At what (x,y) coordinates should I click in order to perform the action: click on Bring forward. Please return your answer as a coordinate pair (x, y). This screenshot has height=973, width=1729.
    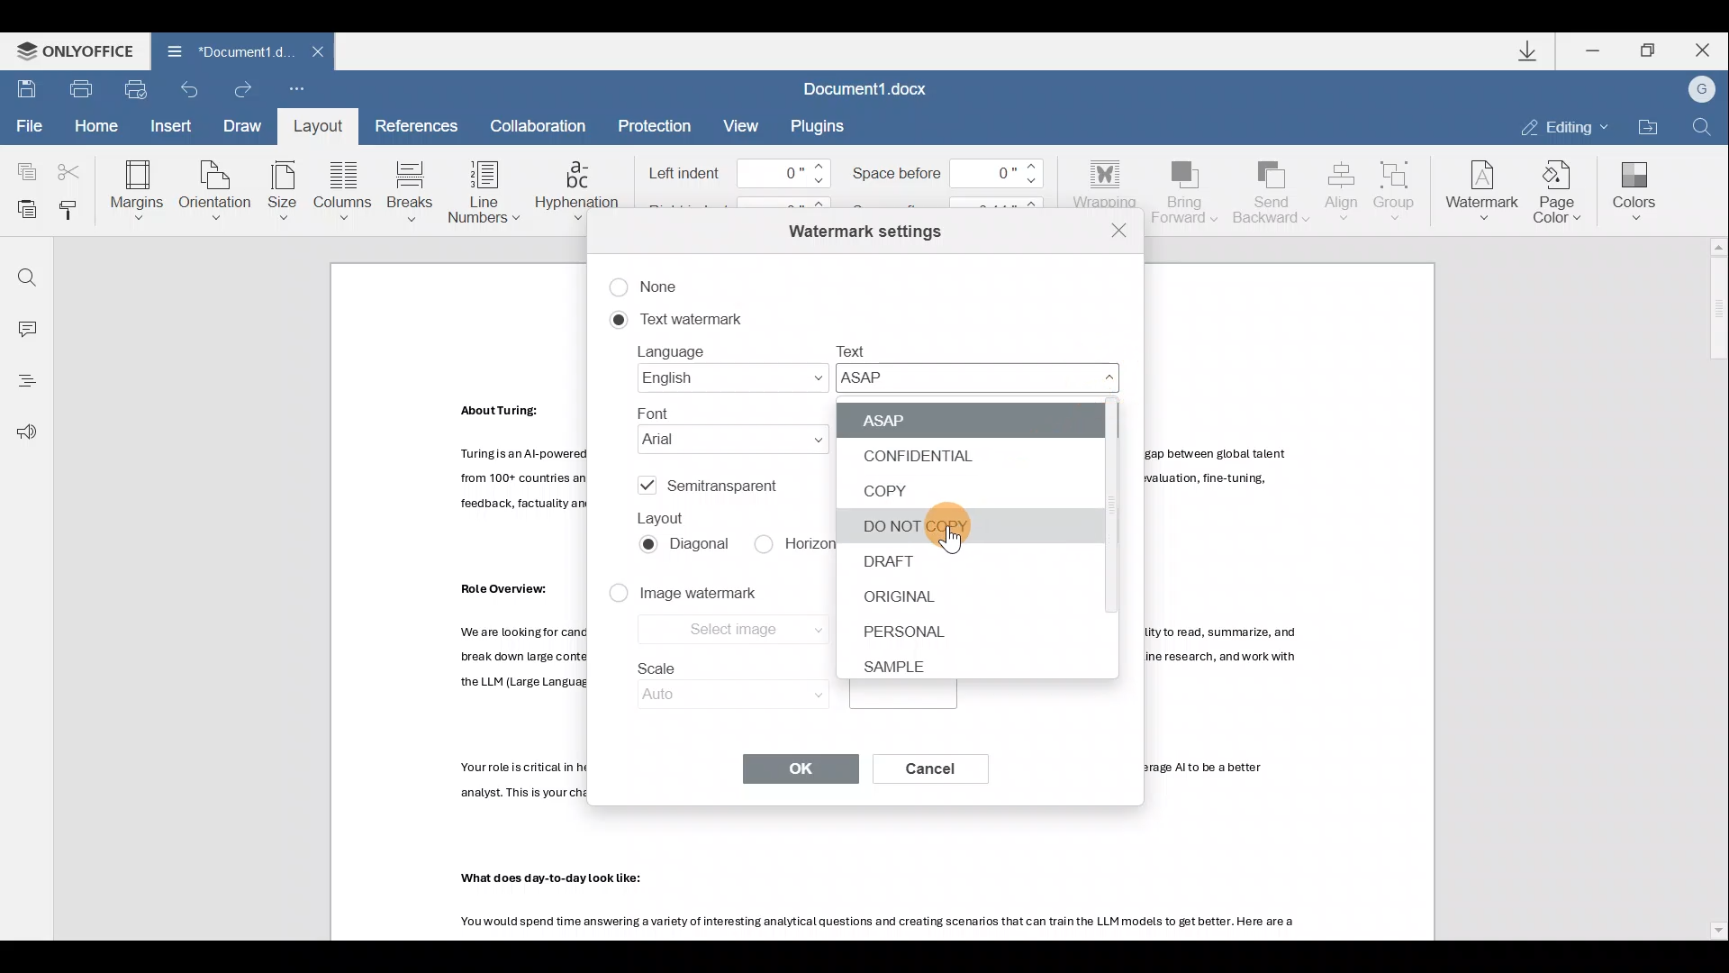
    Looking at the image, I should click on (1187, 195).